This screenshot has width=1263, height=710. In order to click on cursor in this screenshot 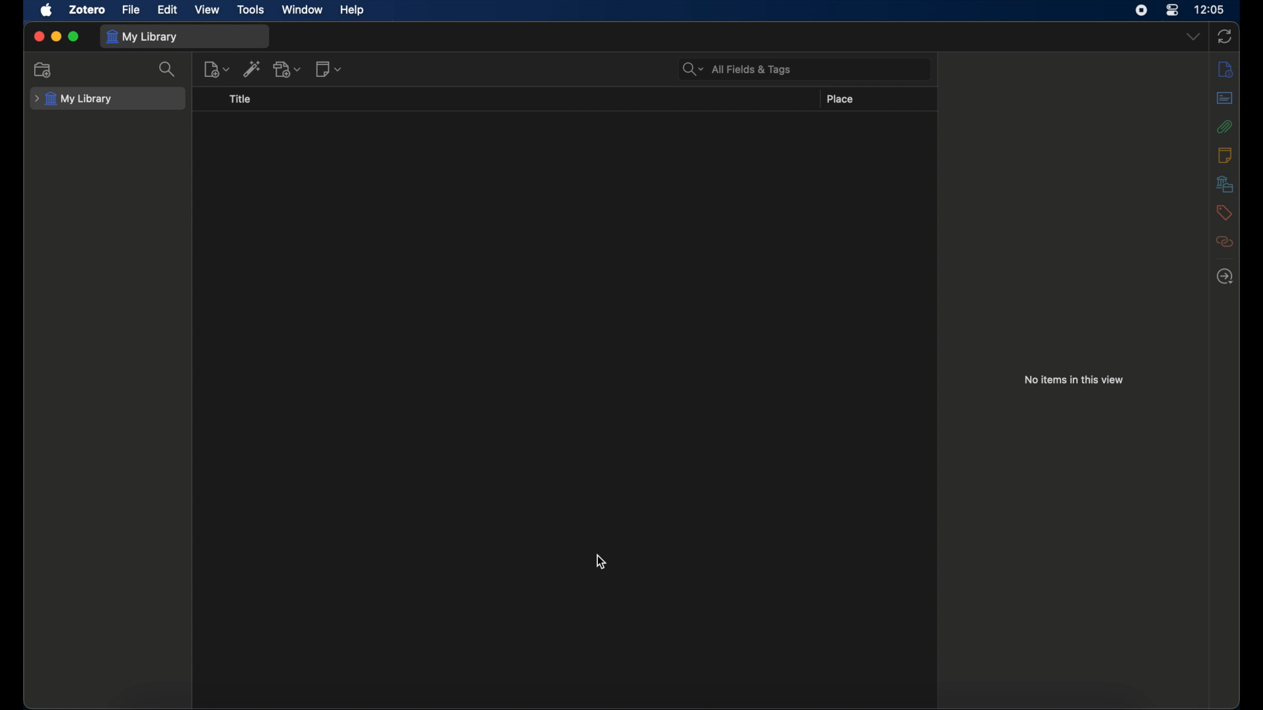, I will do `click(601, 562)`.